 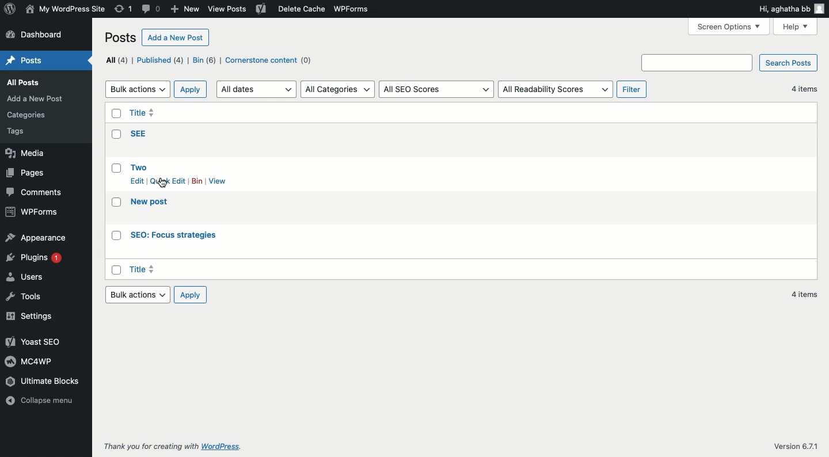 I want to click on Title, so click(x=143, y=114).